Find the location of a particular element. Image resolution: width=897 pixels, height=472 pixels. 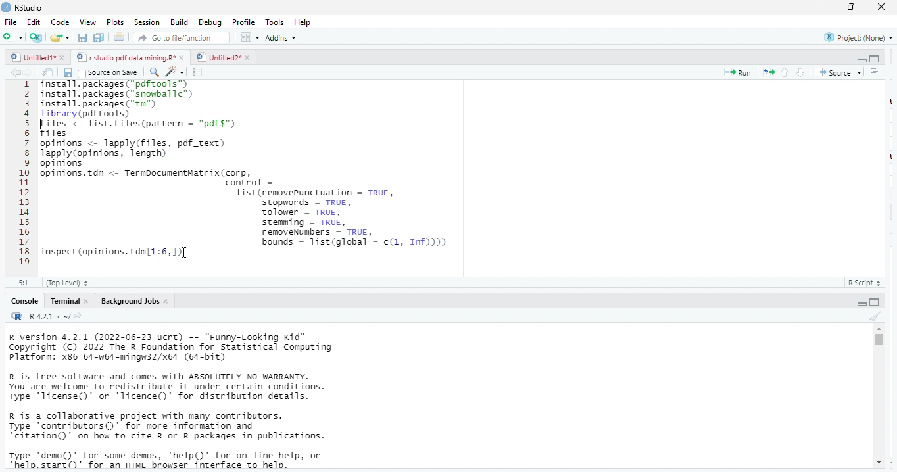

maximize is located at coordinates (853, 8).